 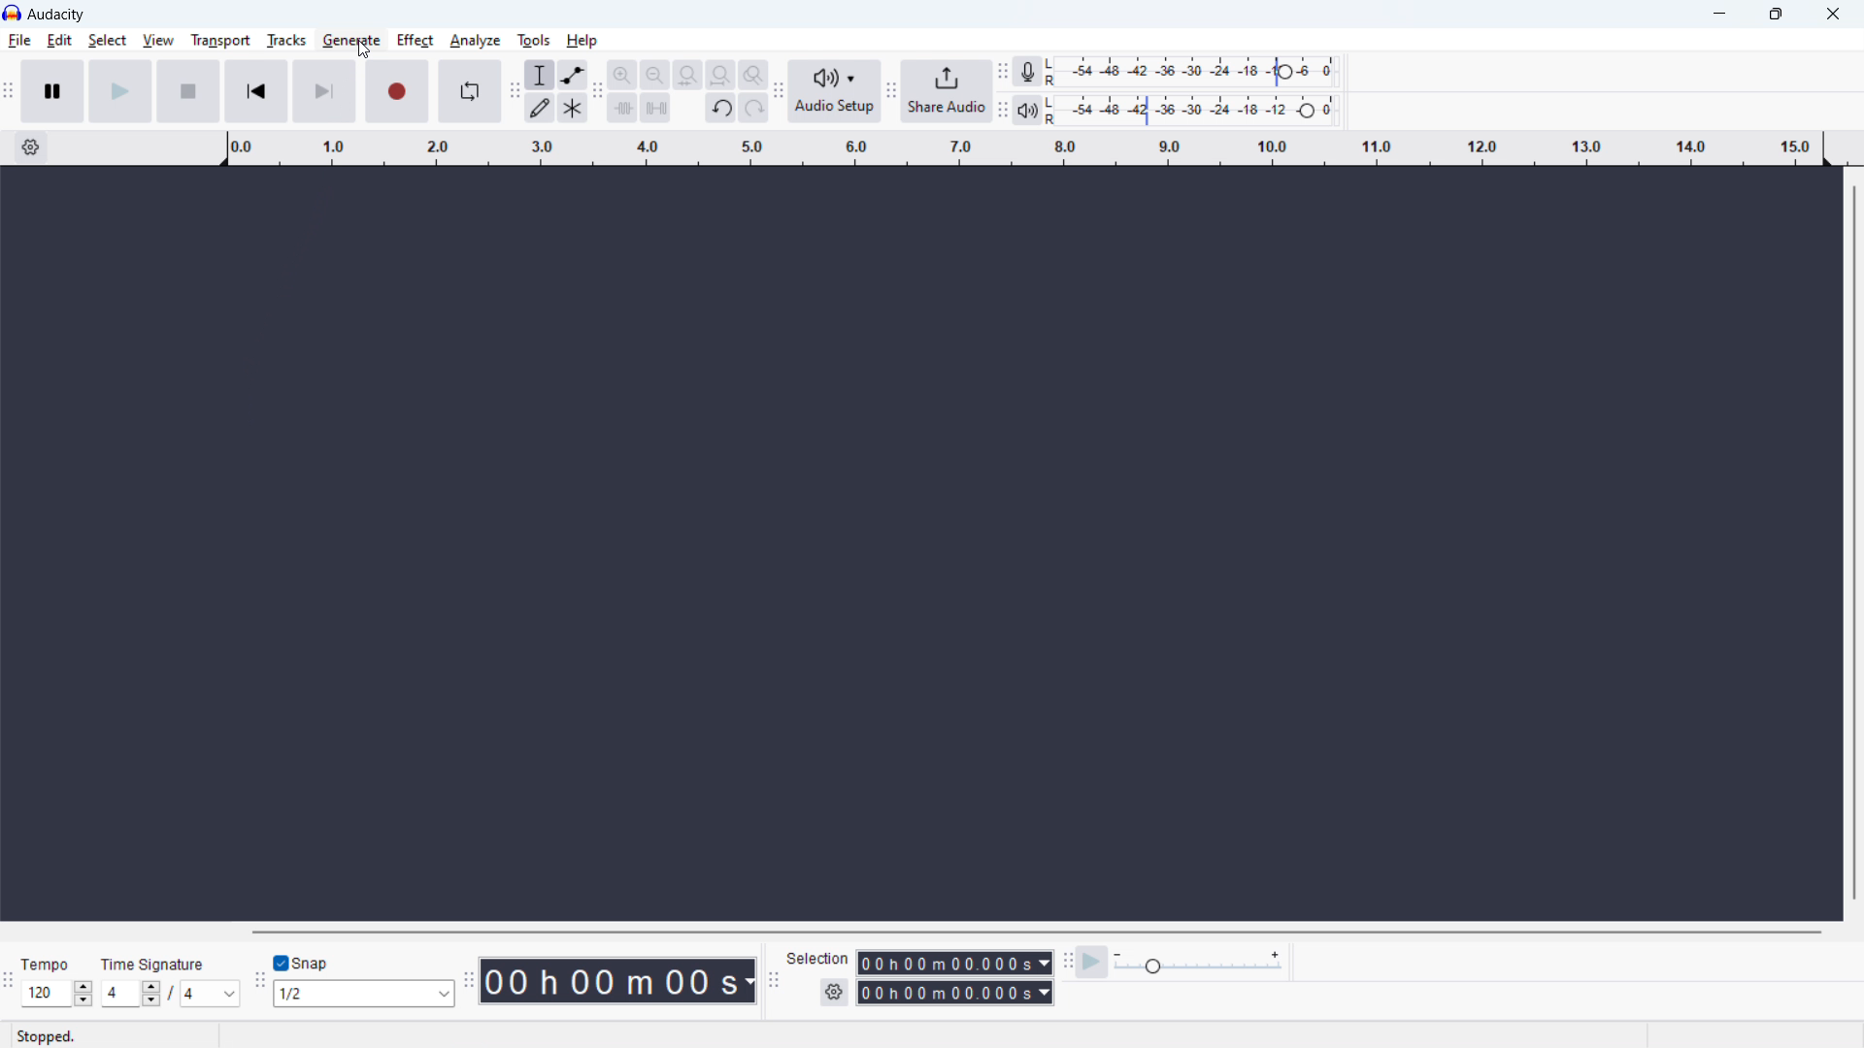 What do you see at coordinates (170, 995) in the screenshot?
I see `set time signature` at bounding box center [170, 995].